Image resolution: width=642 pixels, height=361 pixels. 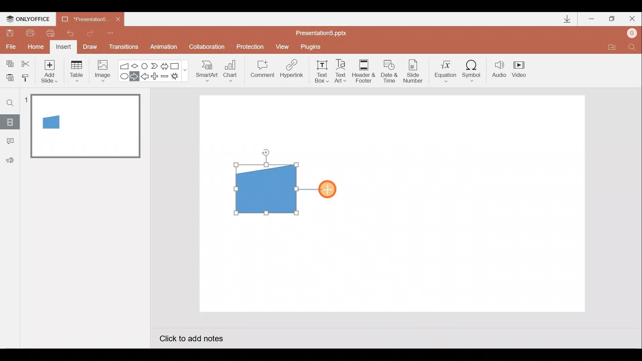 What do you see at coordinates (326, 31) in the screenshot?
I see `Presentation5.pptx` at bounding box center [326, 31].